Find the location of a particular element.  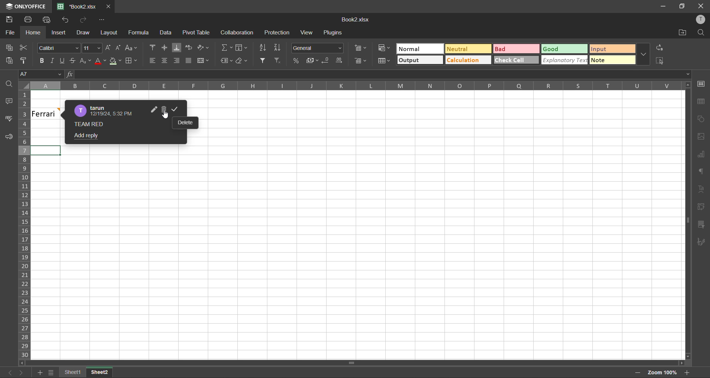

more options is located at coordinates (643, 54).